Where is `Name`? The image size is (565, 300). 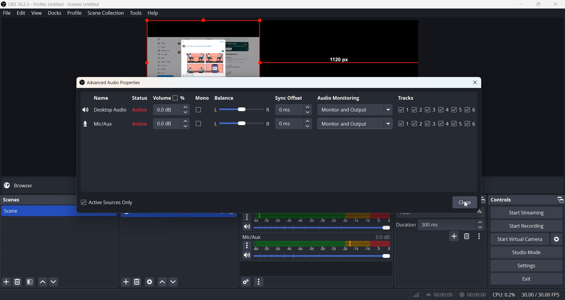
Name is located at coordinates (102, 97).